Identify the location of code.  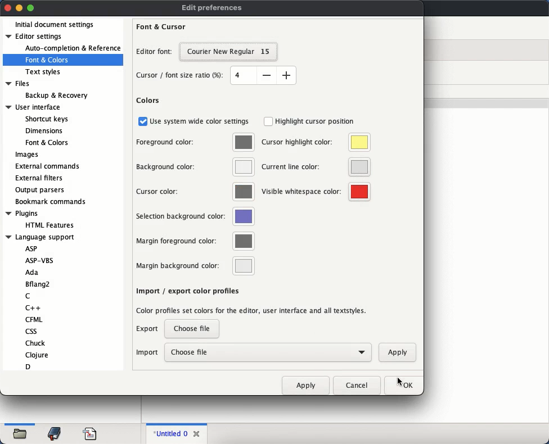
(90, 433).